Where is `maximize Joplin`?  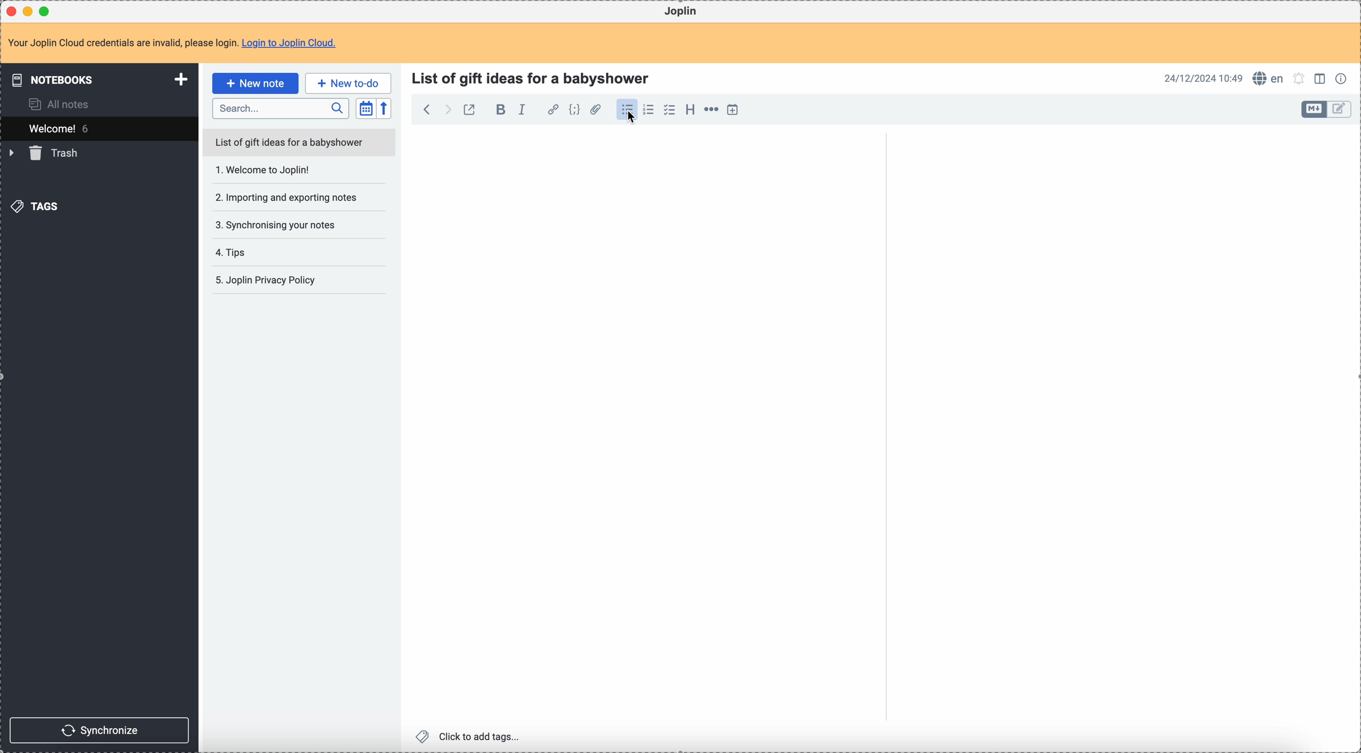 maximize Joplin is located at coordinates (47, 11).